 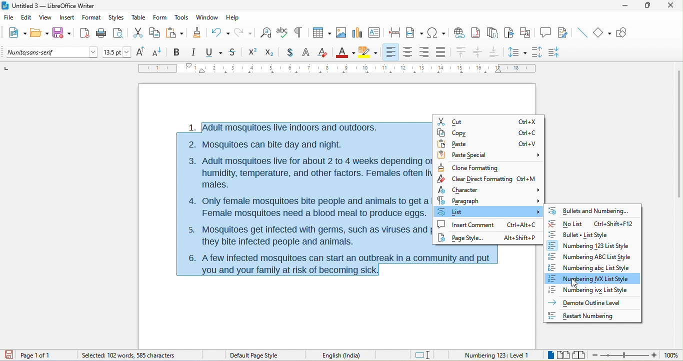 I want to click on redo, so click(x=244, y=32).